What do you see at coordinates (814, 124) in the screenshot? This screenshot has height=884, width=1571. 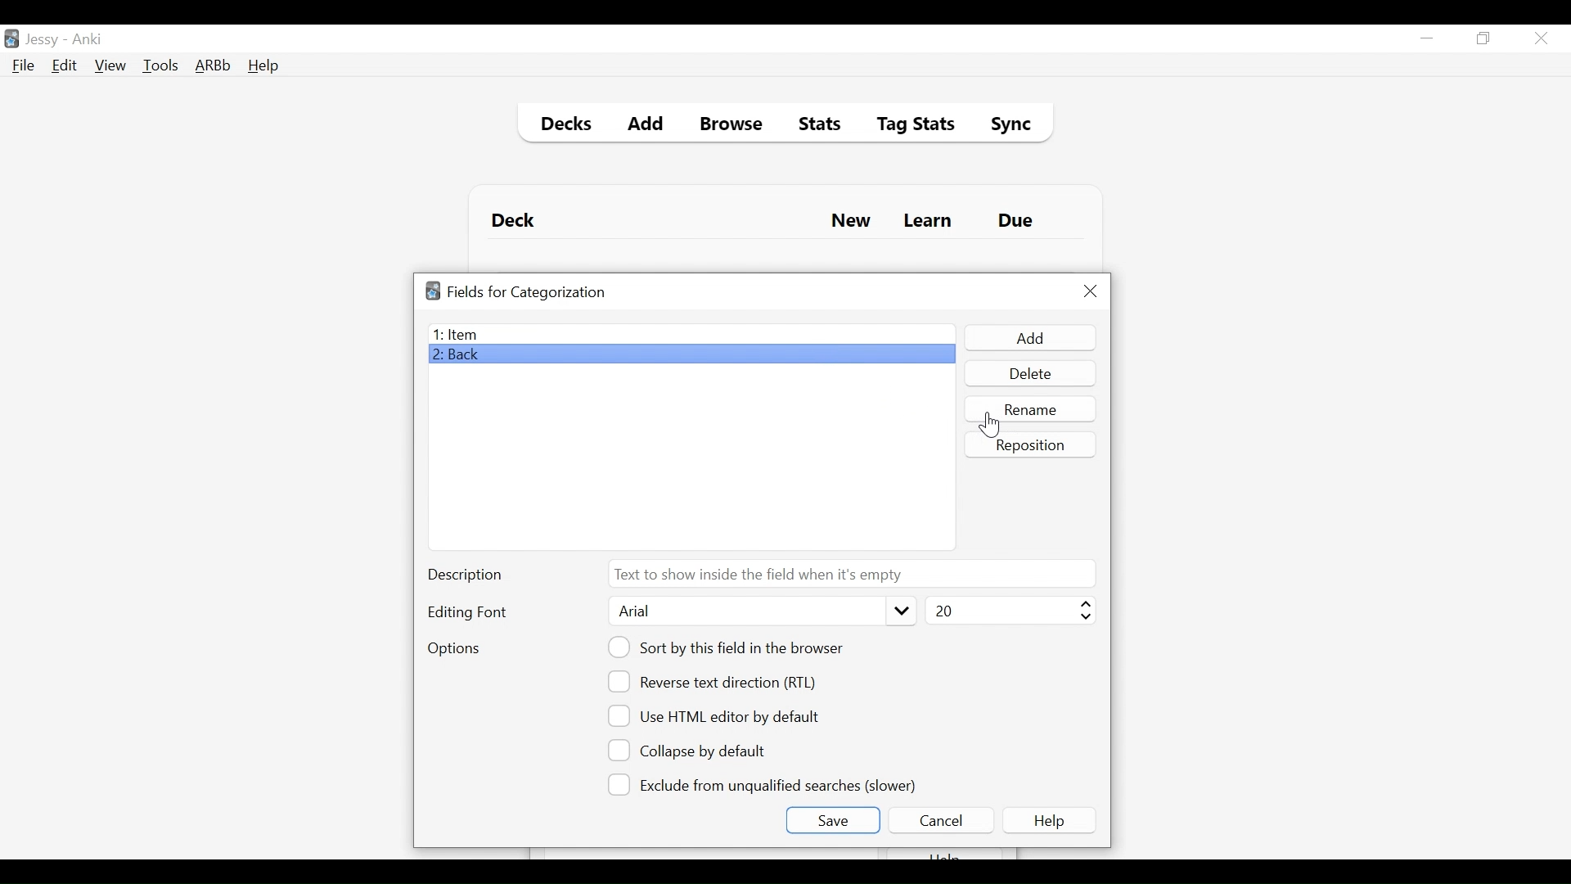 I see `Stats` at bounding box center [814, 124].